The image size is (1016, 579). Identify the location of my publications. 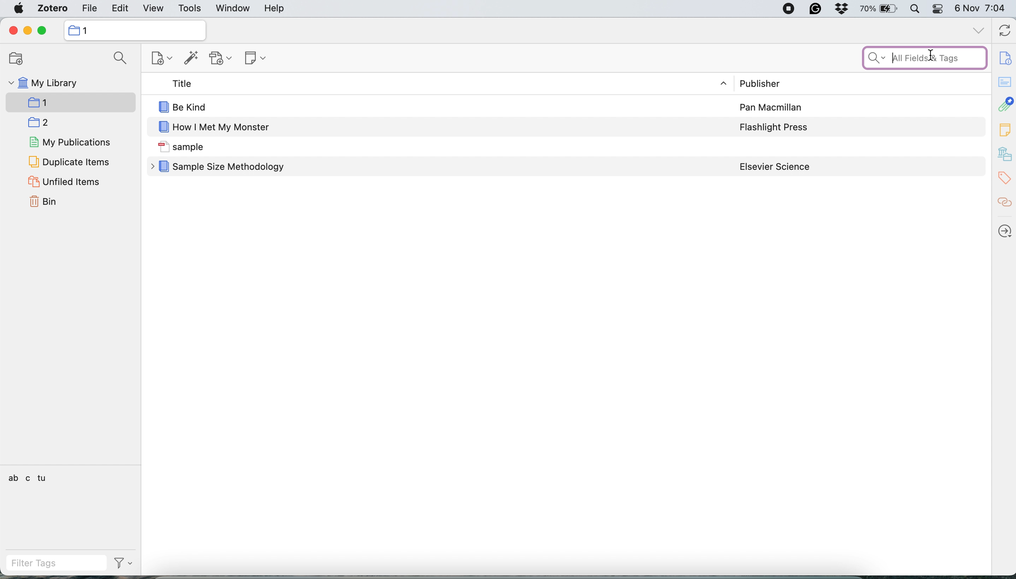
(72, 143).